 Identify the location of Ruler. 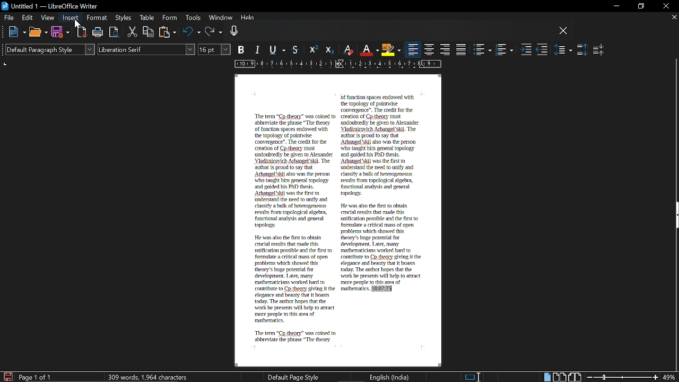
(336, 65).